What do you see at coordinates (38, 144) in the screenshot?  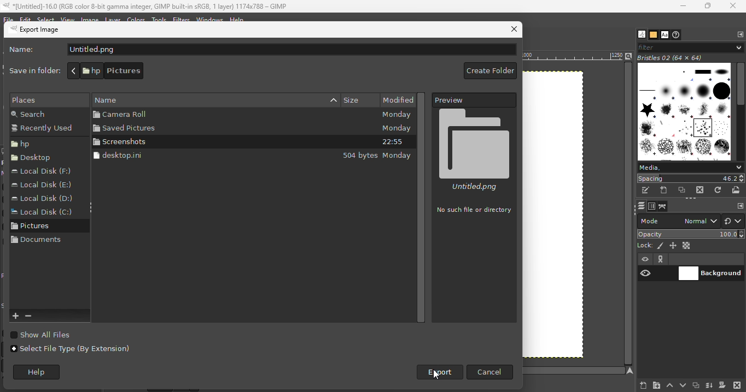 I see `Hp` at bounding box center [38, 144].